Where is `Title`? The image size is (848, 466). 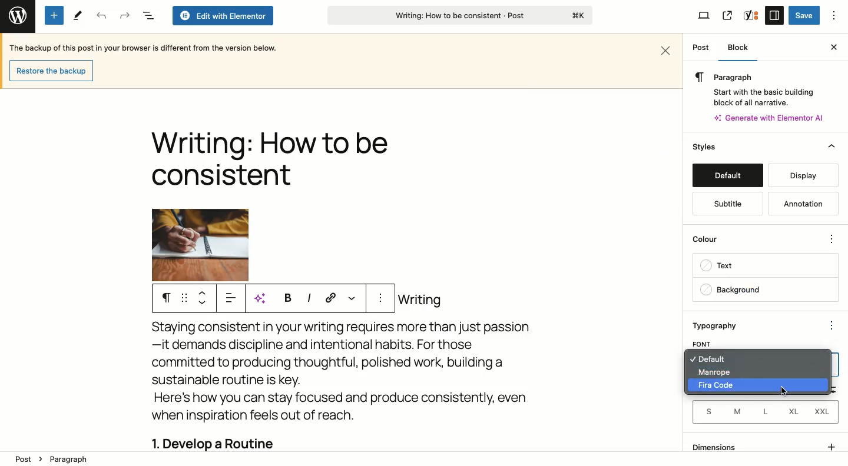 Title is located at coordinates (269, 161).